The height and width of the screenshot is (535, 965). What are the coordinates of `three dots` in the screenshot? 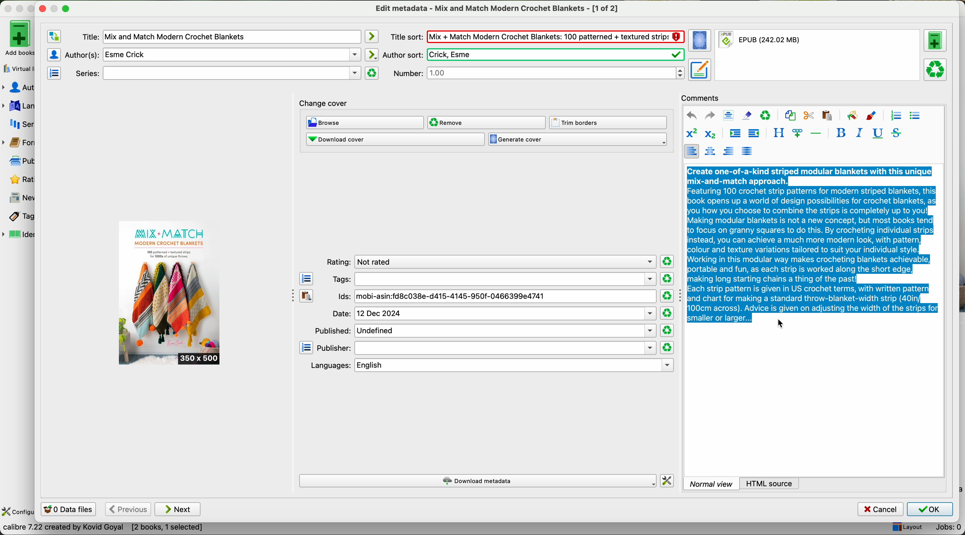 It's located at (290, 294).